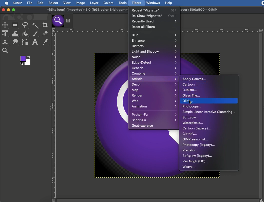 The height and width of the screenshot is (202, 264). I want to click on Recording, so click(262, 3).